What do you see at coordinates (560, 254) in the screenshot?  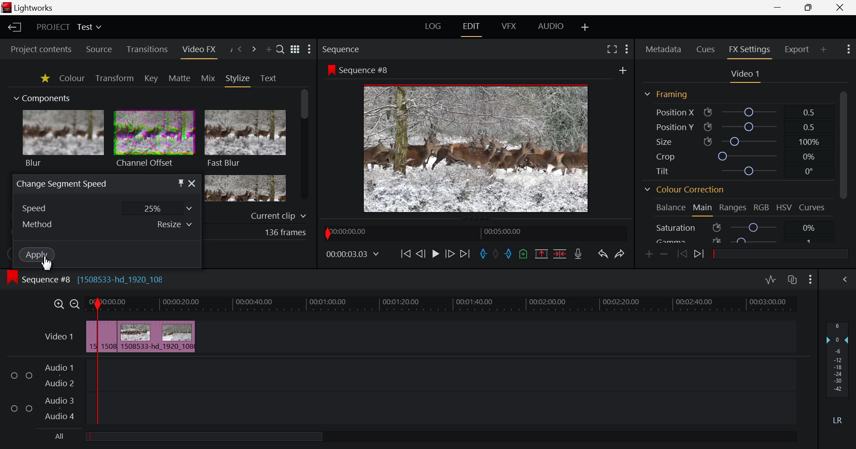 I see `Delete/Cut` at bounding box center [560, 254].